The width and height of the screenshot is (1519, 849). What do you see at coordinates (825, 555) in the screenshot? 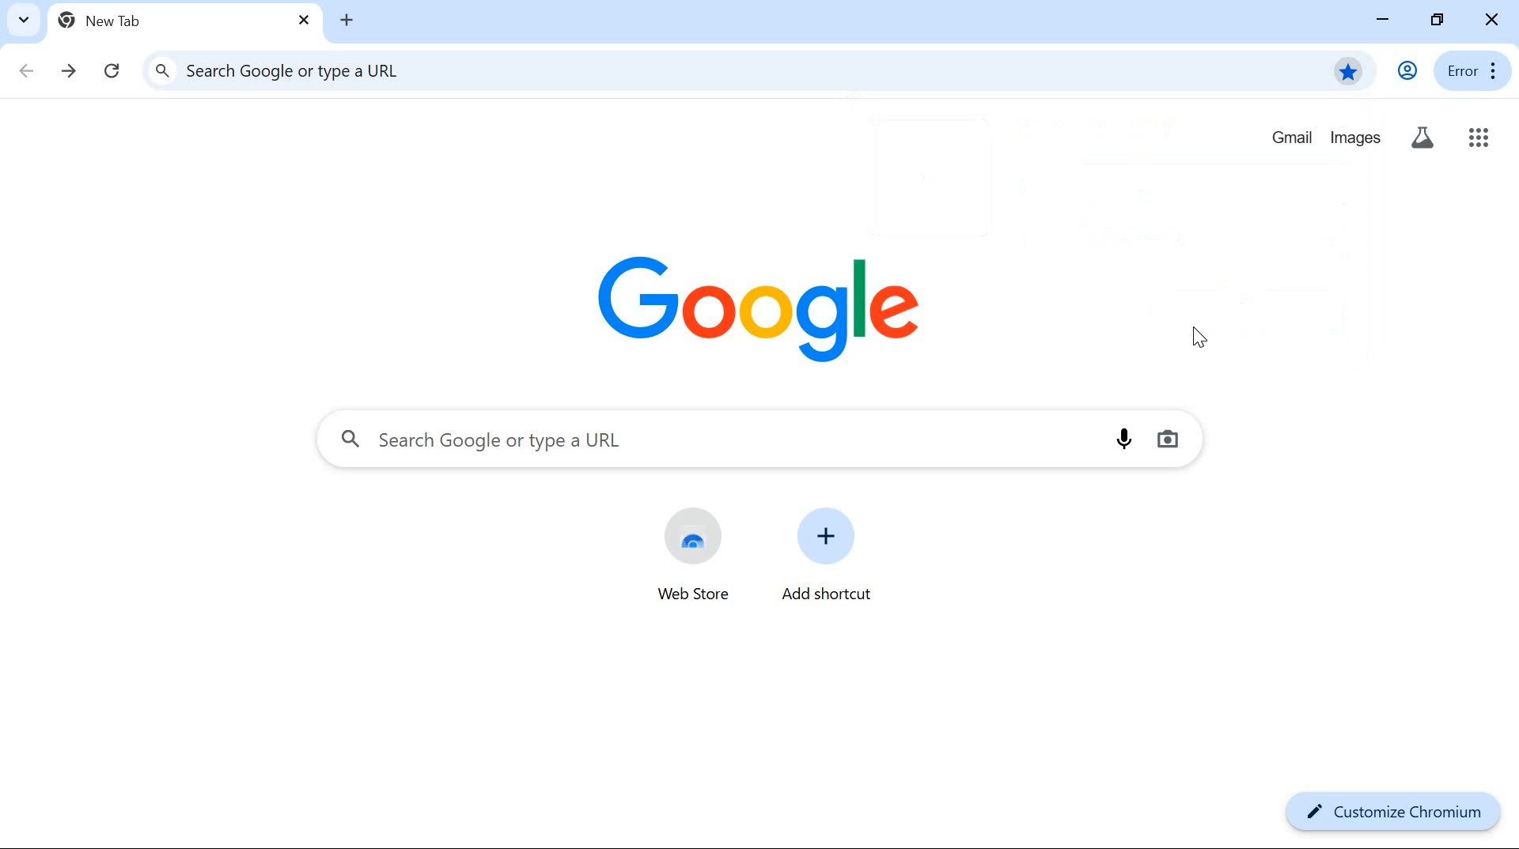
I see `add shortcut` at bounding box center [825, 555].